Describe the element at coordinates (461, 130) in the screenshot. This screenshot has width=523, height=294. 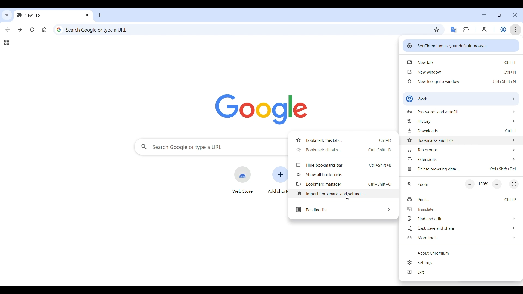
I see `Downloads` at that location.